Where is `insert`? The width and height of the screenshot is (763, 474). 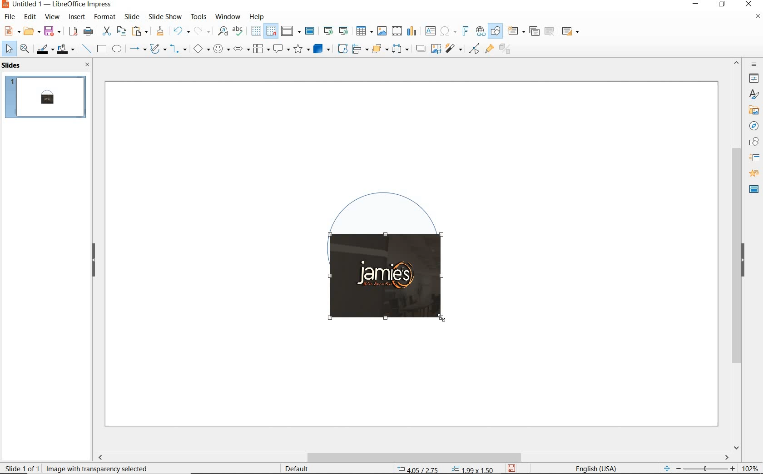
insert is located at coordinates (77, 18).